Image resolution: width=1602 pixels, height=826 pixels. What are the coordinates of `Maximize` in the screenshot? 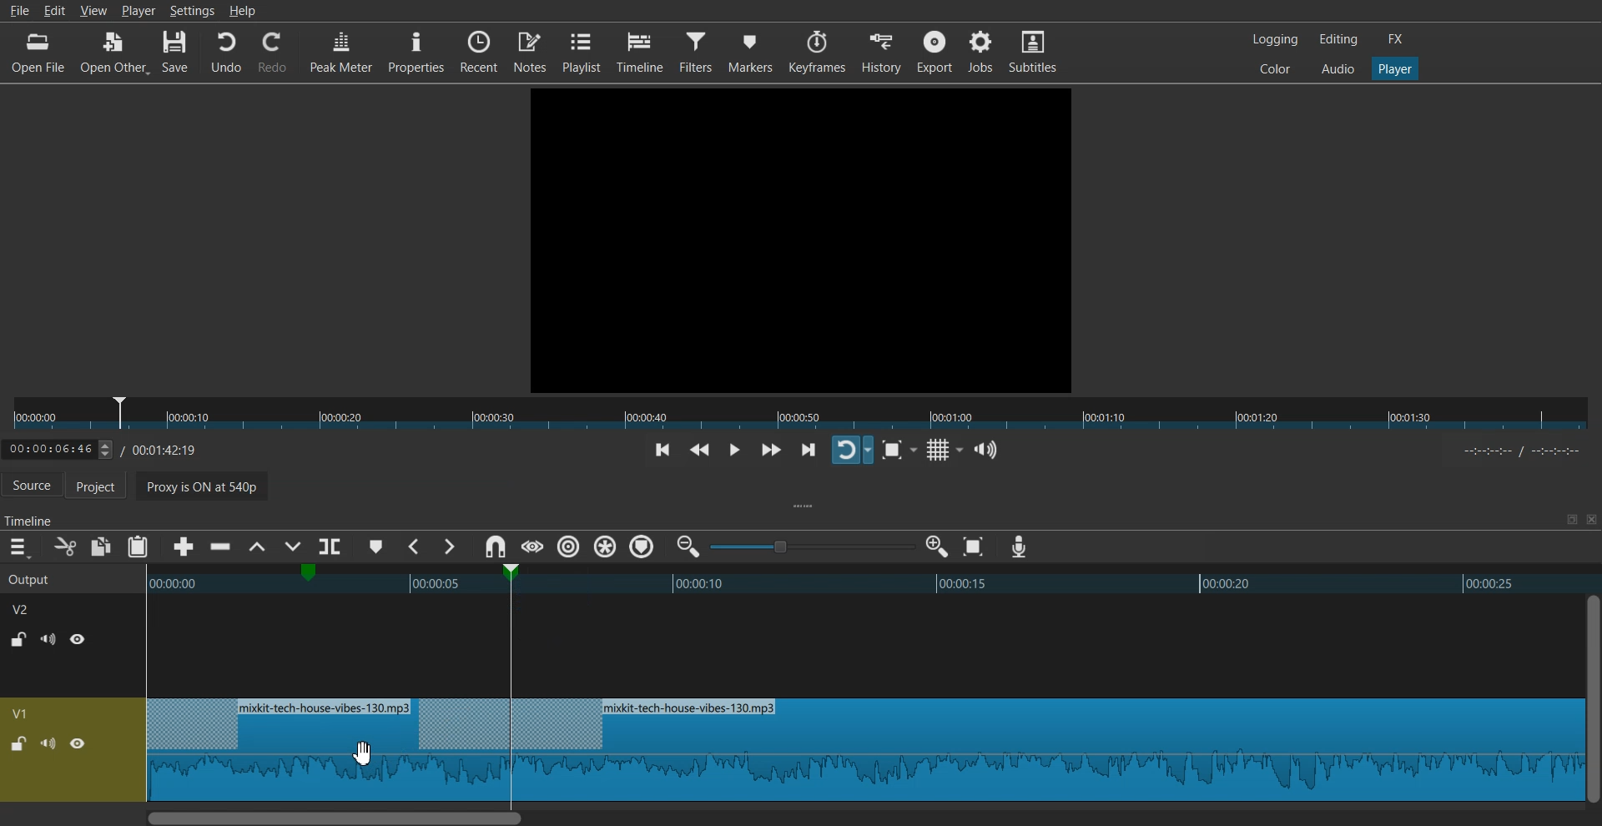 It's located at (1571, 519).